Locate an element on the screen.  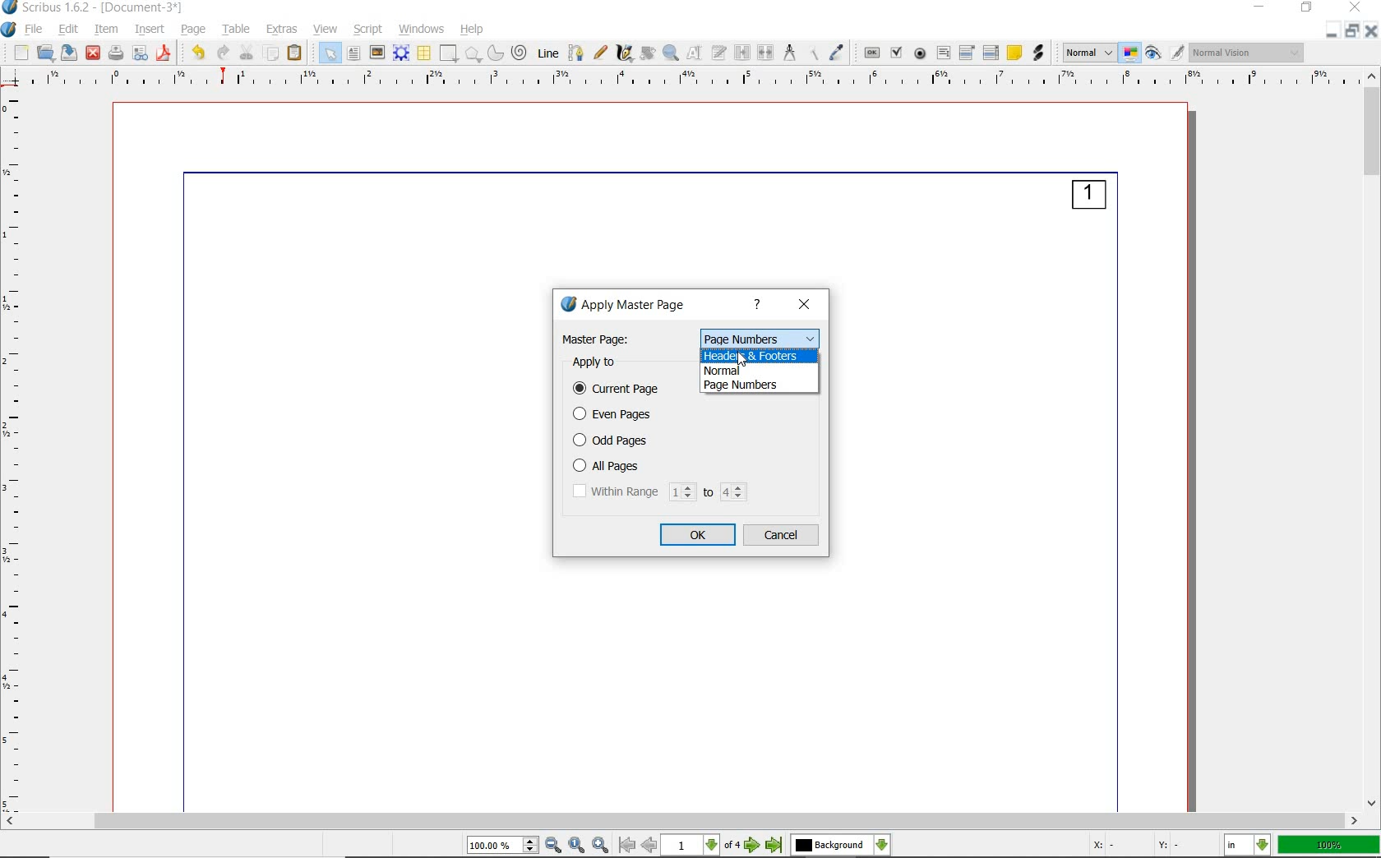
eye dropper is located at coordinates (838, 53).